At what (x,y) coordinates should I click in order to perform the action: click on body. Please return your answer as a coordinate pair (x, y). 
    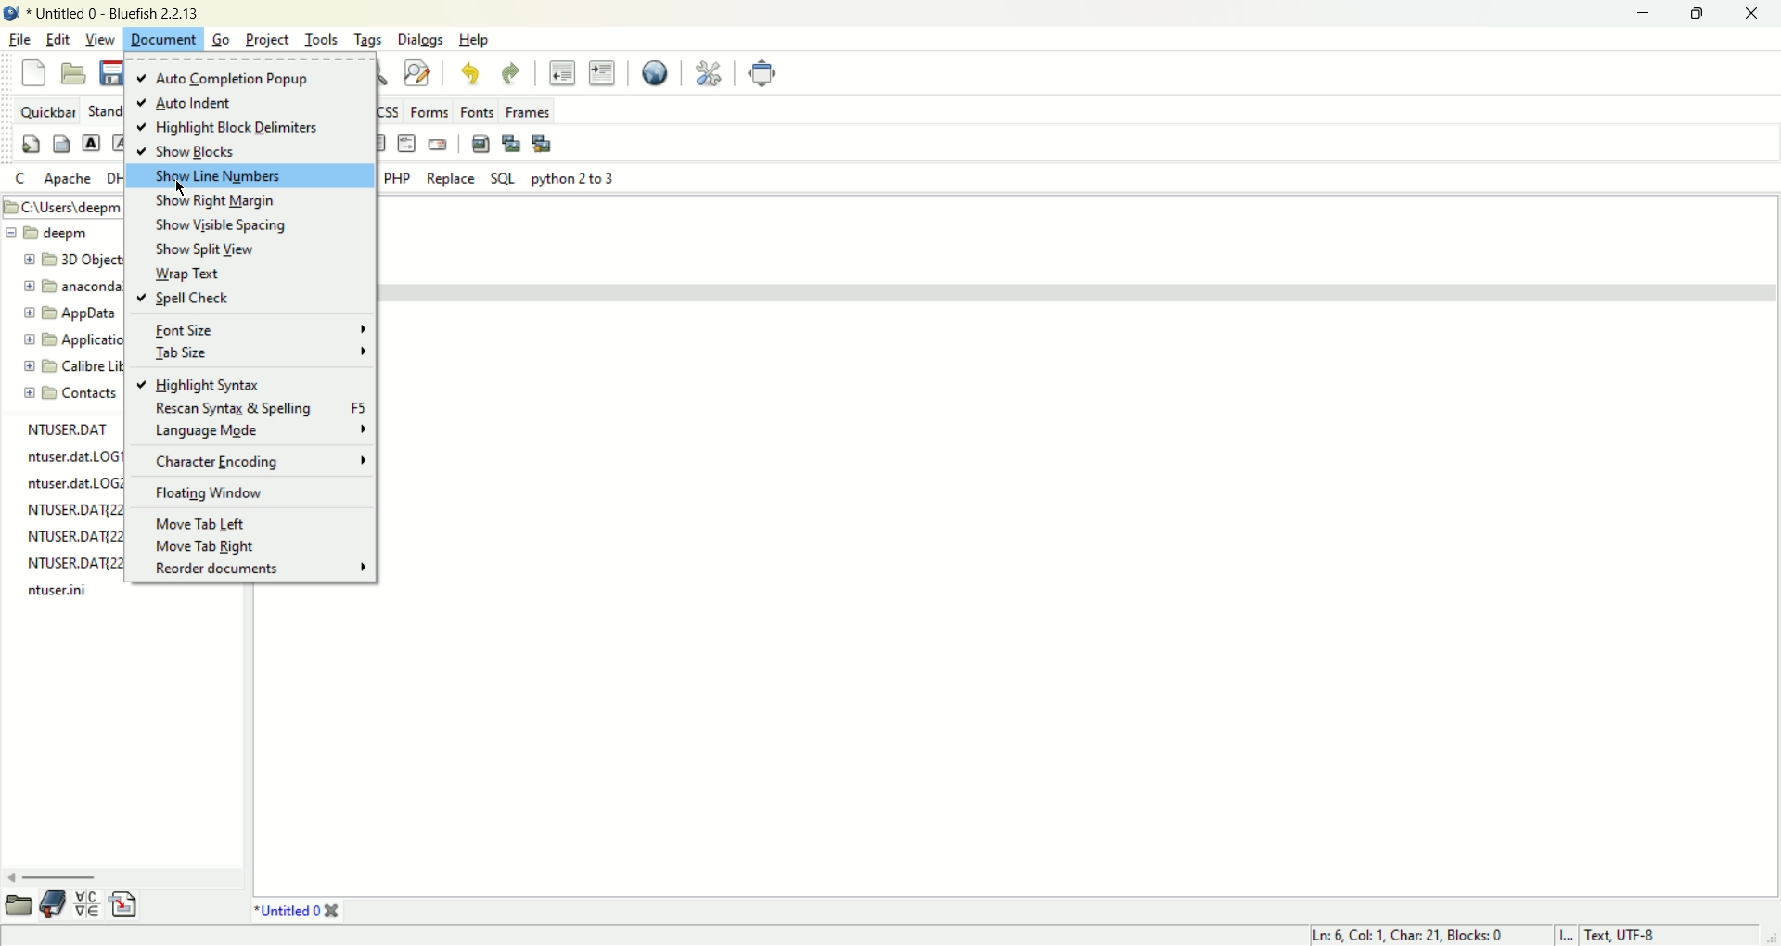
    Looking at the image, I should click on (61, 144).